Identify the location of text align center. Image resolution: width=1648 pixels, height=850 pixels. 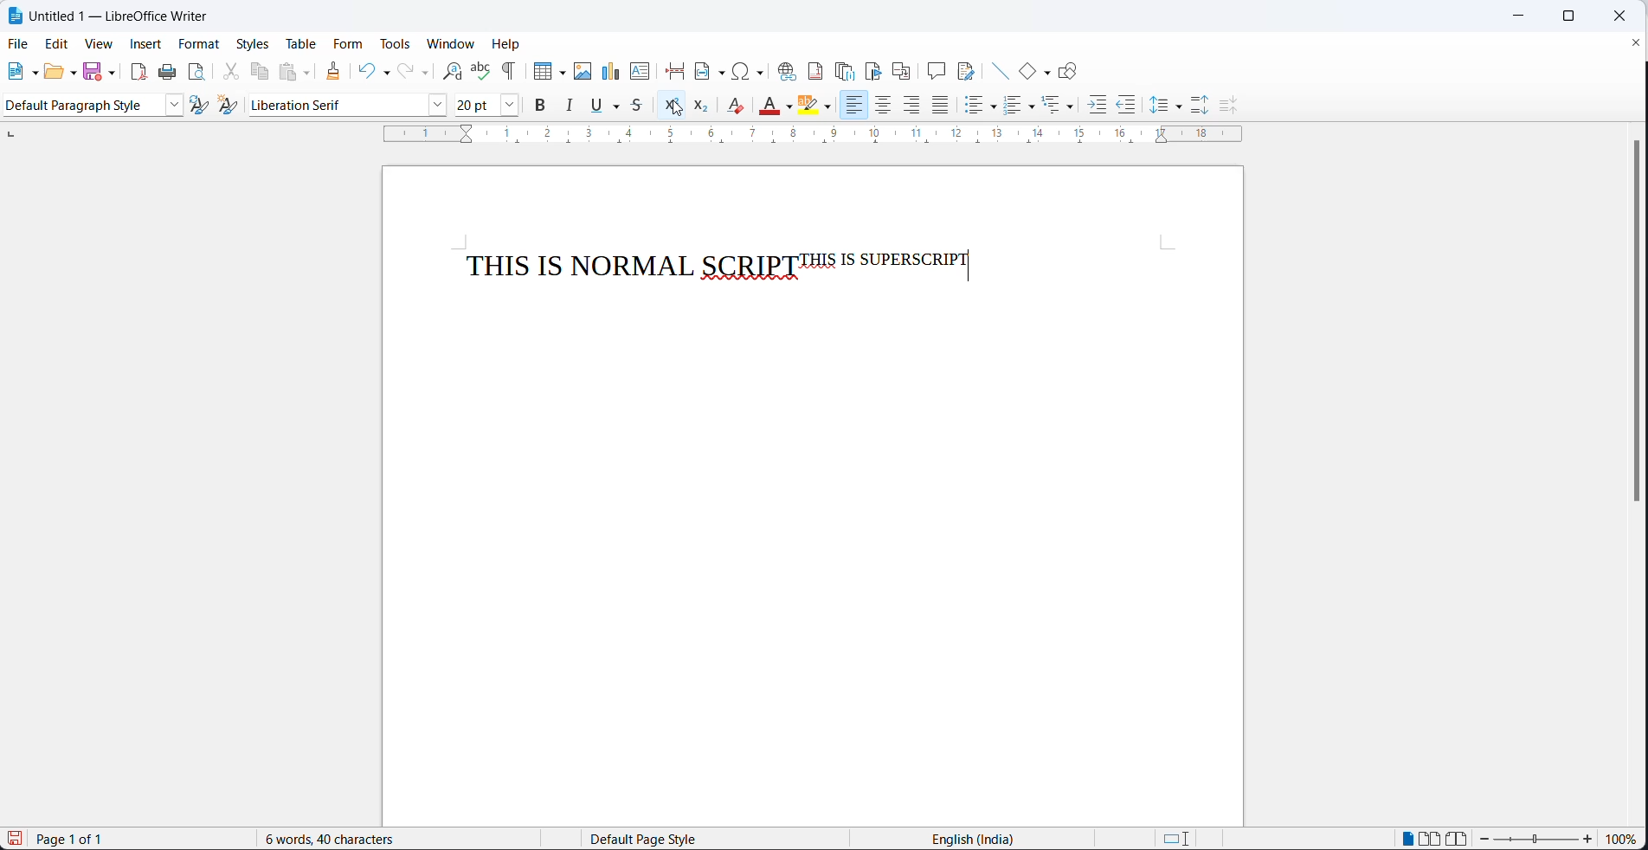
(886, 105).